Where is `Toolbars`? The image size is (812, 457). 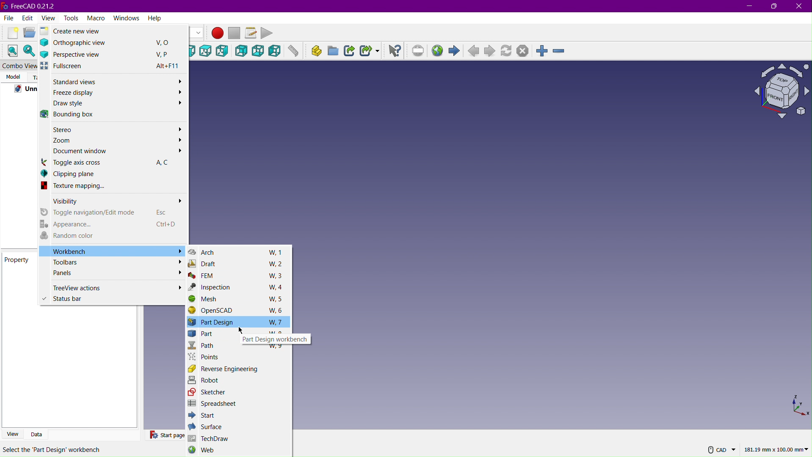 Toolbars is located at coordinates (112, 262).